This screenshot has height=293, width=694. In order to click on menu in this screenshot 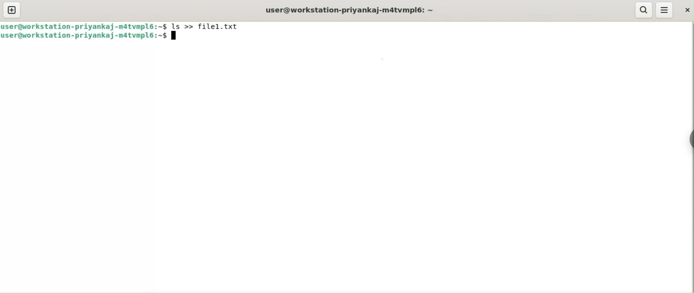, I will do `click(664, 9)`.